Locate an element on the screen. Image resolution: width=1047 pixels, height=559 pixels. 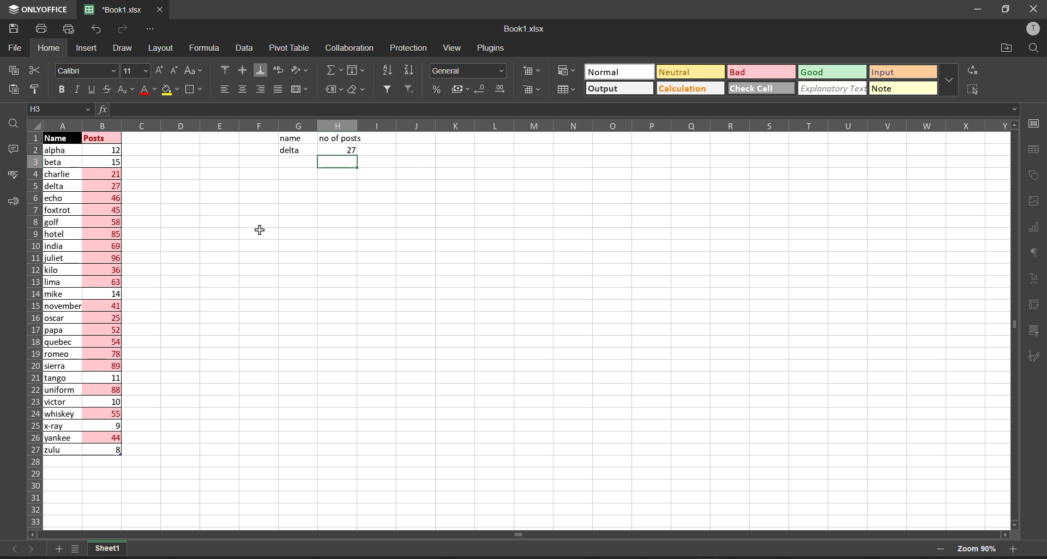
summation is located at coordinates (333, 71).